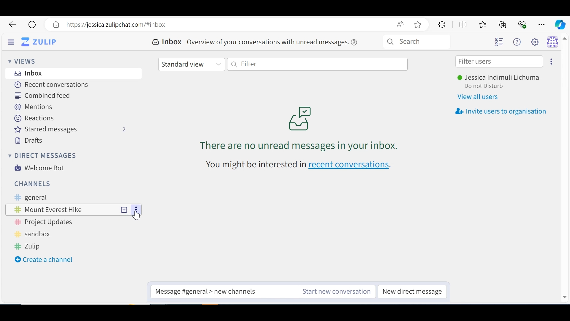 Image resolution: width=570 pixels, height=321 pixels. I want to click on Channels, so click(35, 184).